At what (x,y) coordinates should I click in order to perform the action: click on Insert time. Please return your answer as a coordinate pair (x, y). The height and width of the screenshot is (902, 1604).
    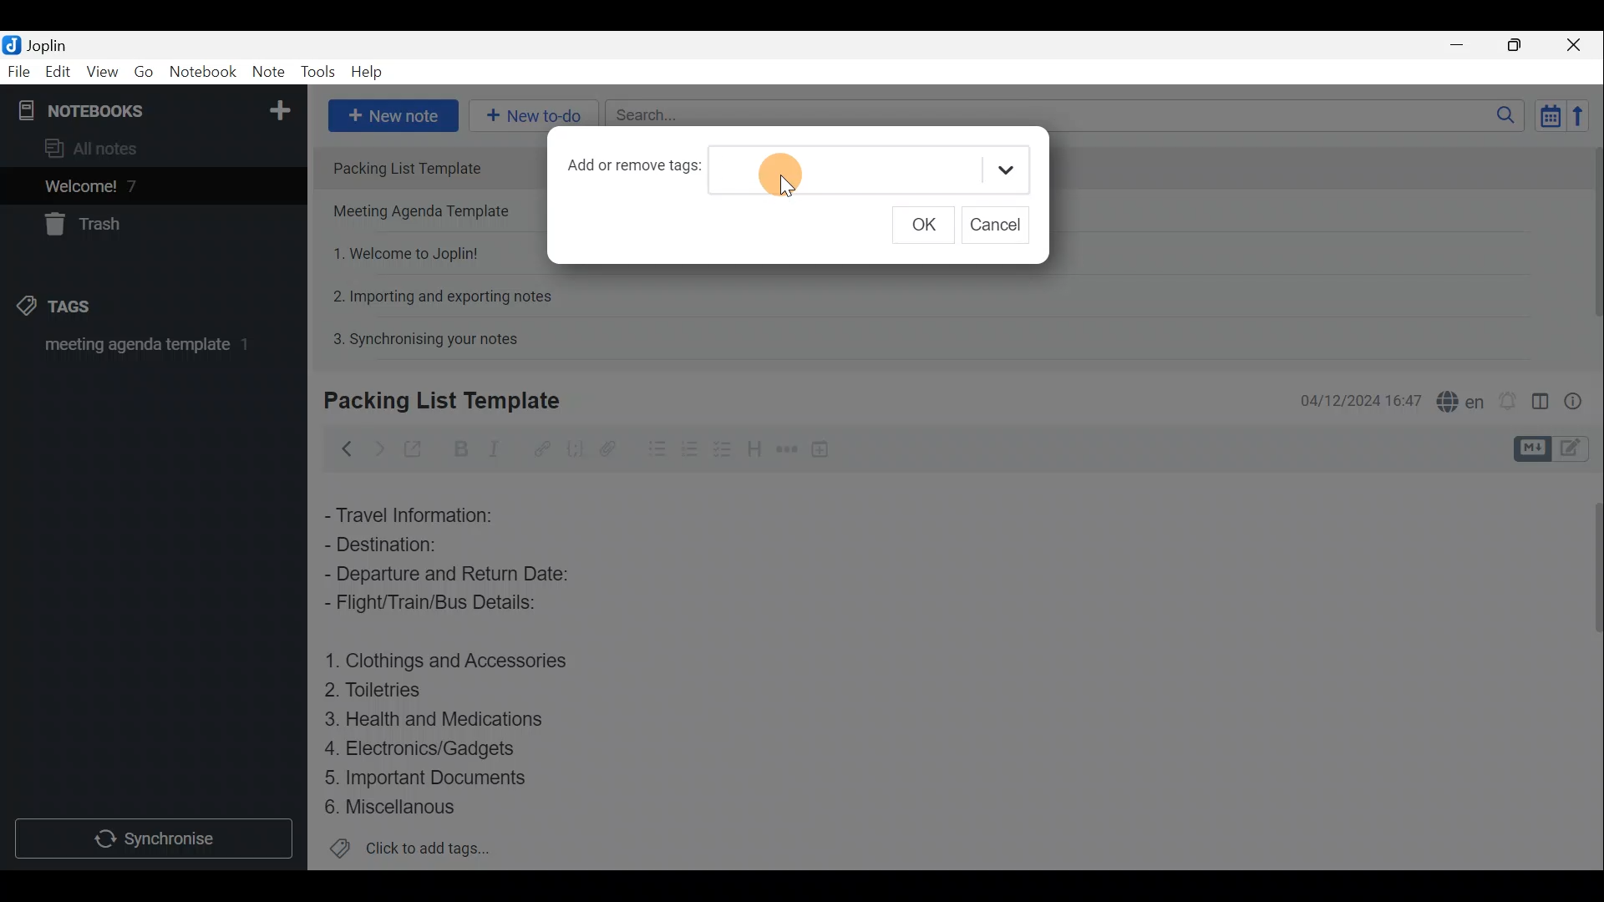
    Looking at the image, I should click on (825, 448).